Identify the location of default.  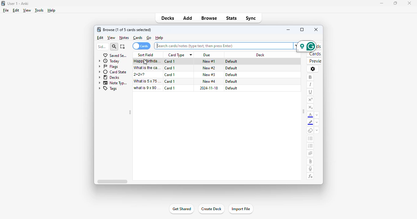
(231, 68).